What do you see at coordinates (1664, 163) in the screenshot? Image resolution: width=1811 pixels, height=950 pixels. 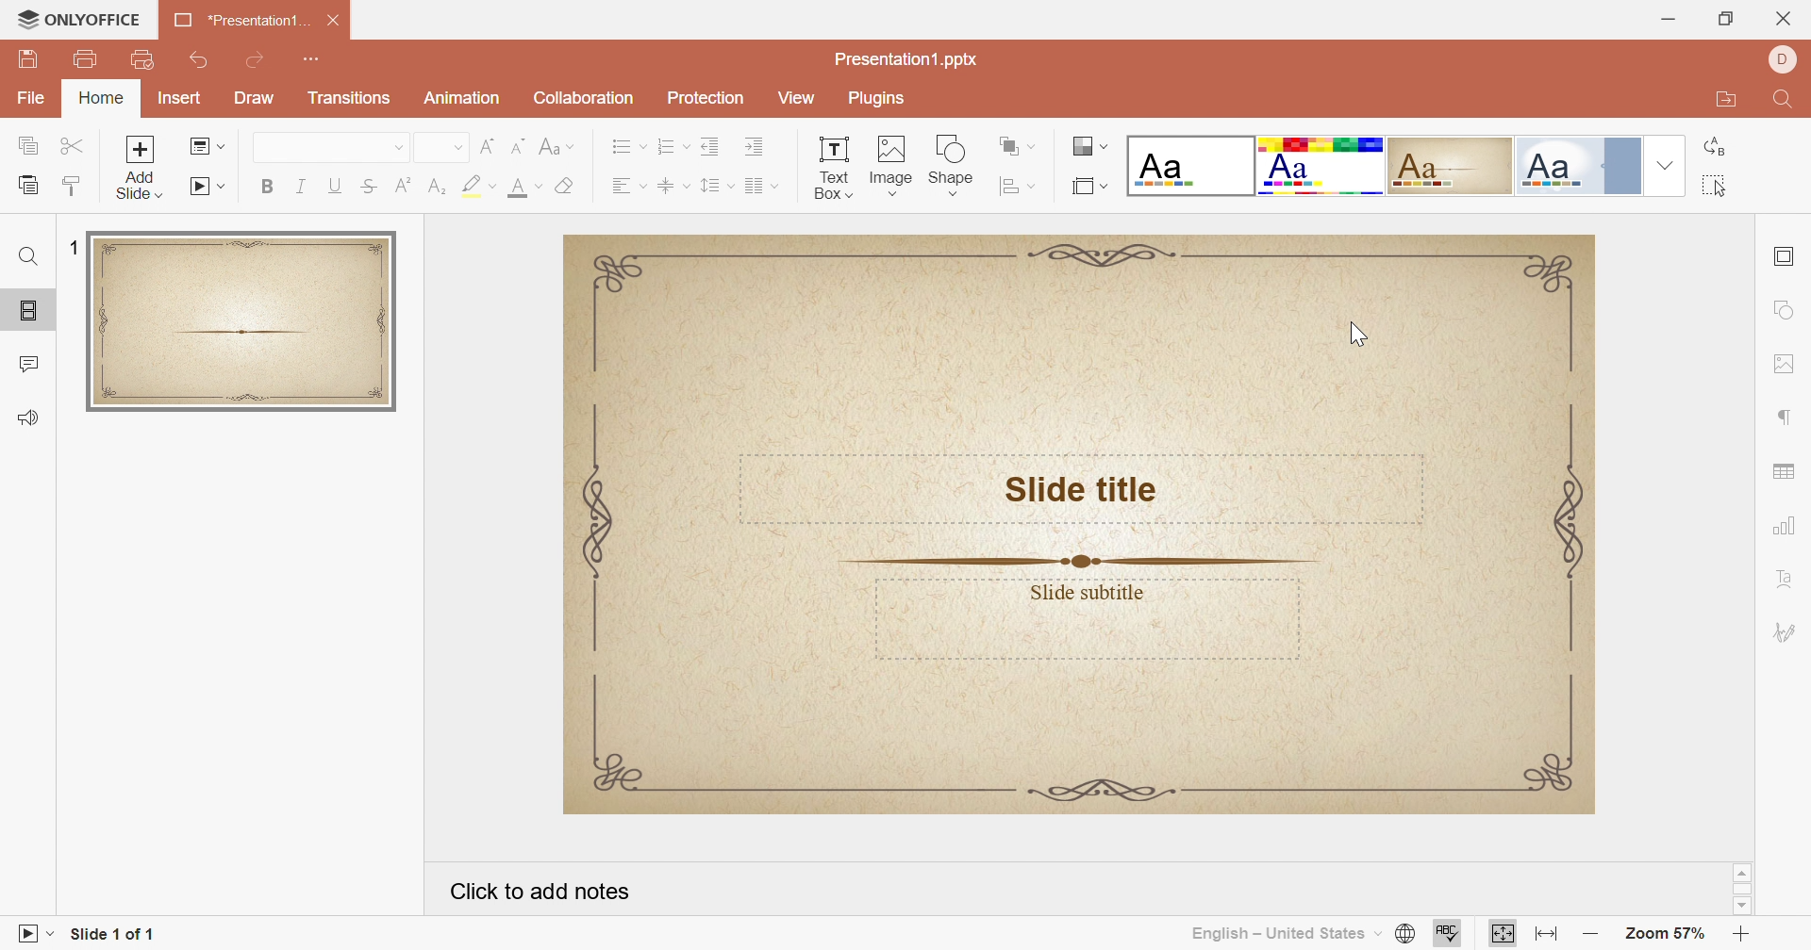 I see `Drop Down` at bounding box center [1664, 163].